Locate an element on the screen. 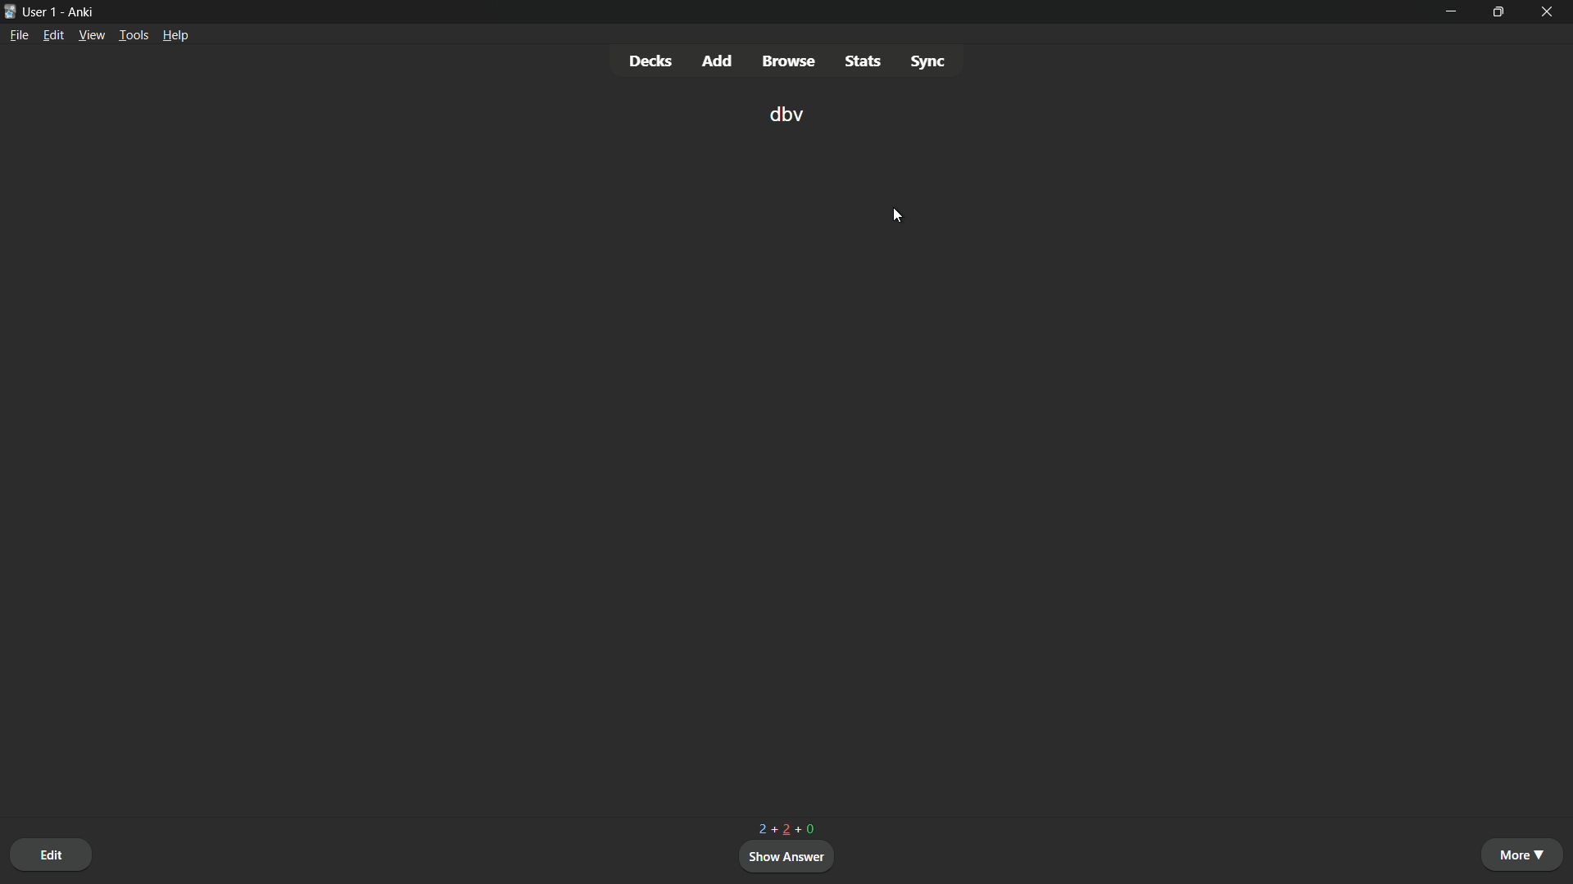 This screenshot has height=884, width=1573. tools is located at coordinates (134, 35).